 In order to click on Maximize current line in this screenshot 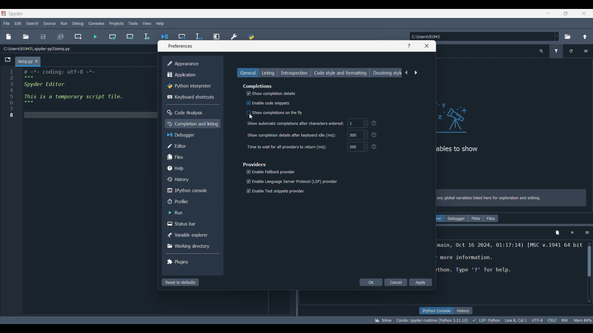, I will do `click(217, 34)`.